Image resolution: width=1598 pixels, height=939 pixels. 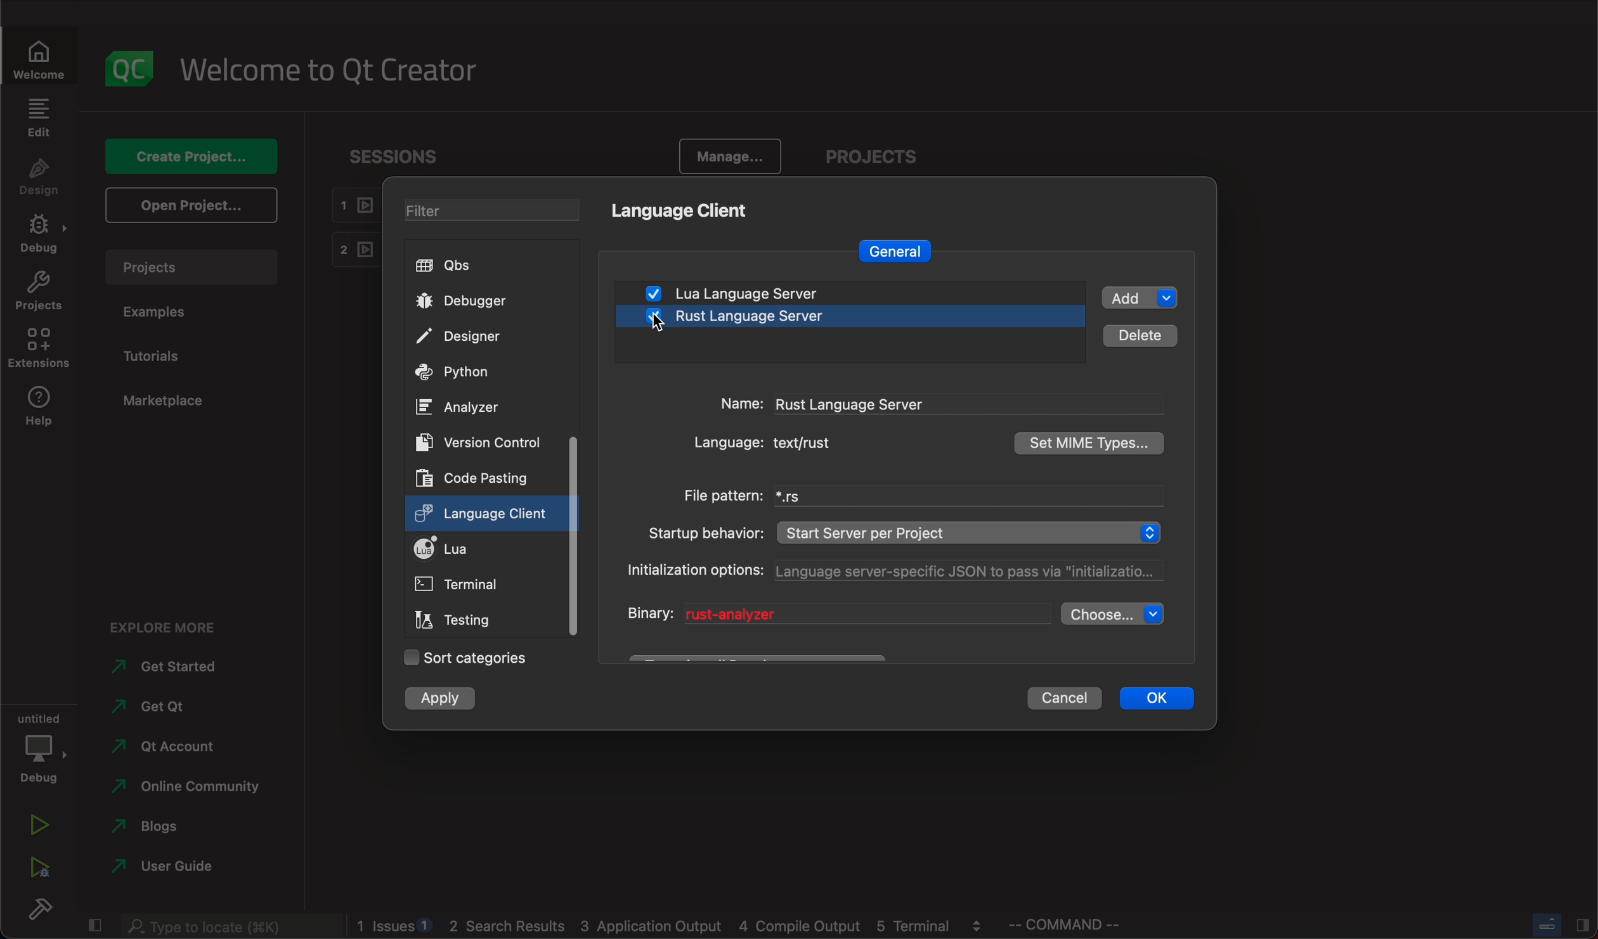 What do you see at coordinates (1544, 926) in the screenshot?
I see `close ` at bounding box center [1544, 926].